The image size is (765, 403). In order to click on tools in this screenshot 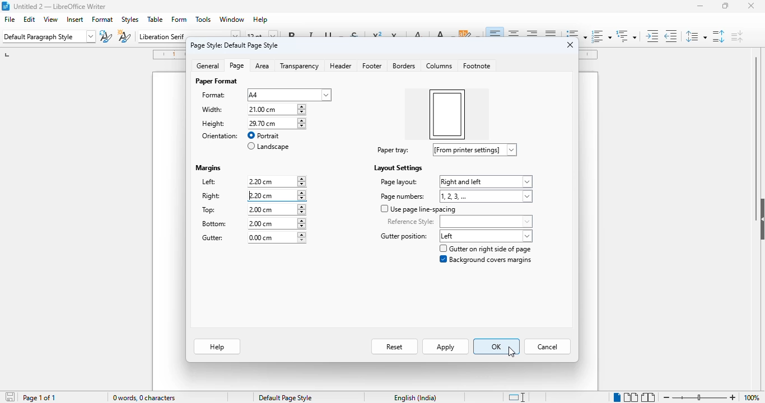, I will do `click(203, 19)`.